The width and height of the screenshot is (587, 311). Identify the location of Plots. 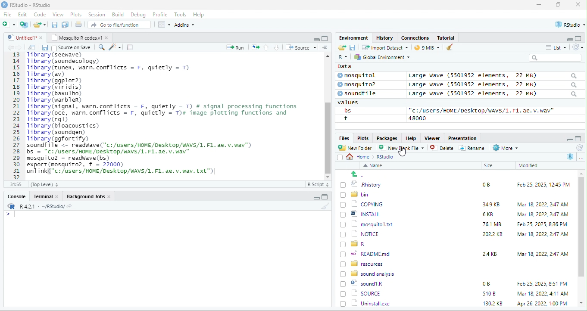
(363, 138).